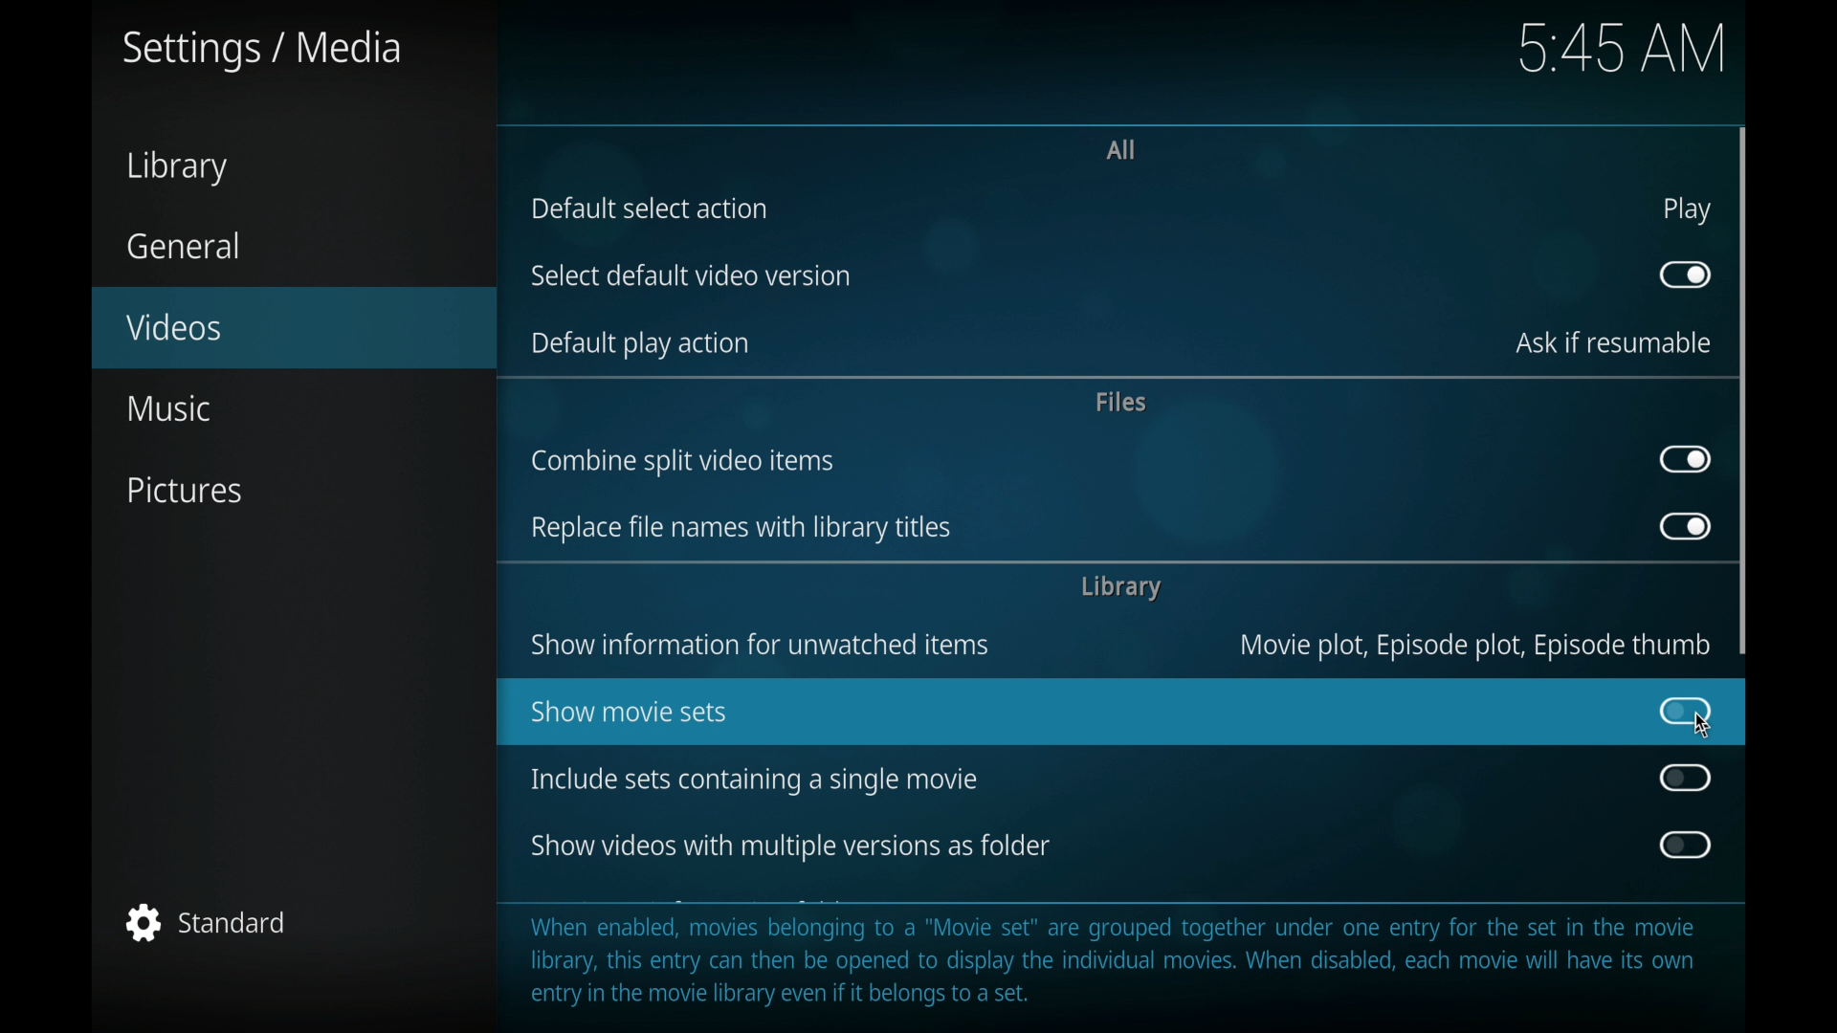 This screenshot has height=1033, width=1837. I want to click on select default , so click(691, 276).